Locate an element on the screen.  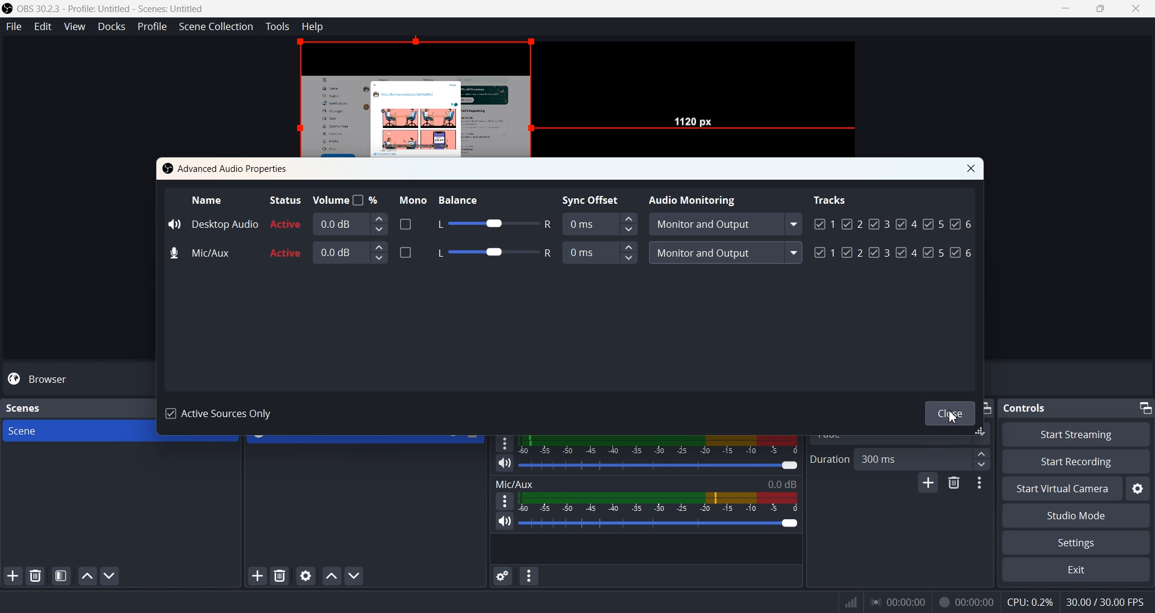
Browser is located at coordinates (77, 379).